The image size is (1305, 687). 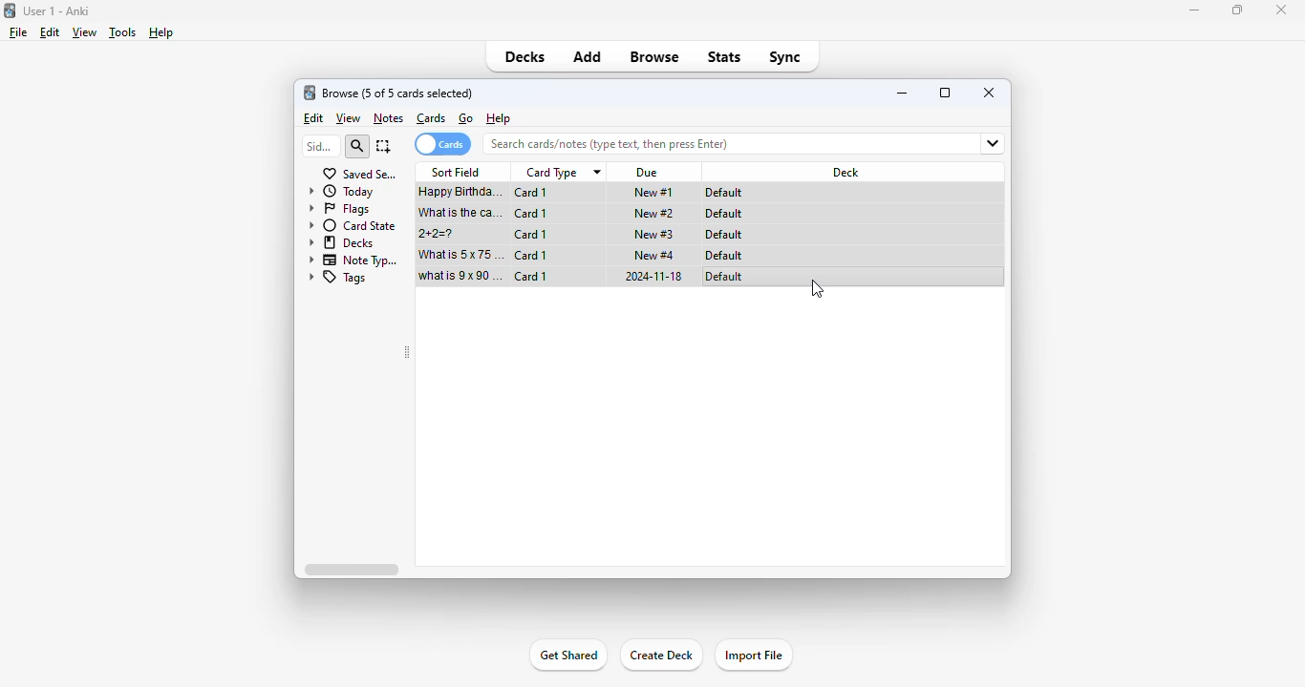 What do you see at coordinates (460, 276) in the screenshot?
I see `what is 9x90=?` at bounding box center [460, 276].